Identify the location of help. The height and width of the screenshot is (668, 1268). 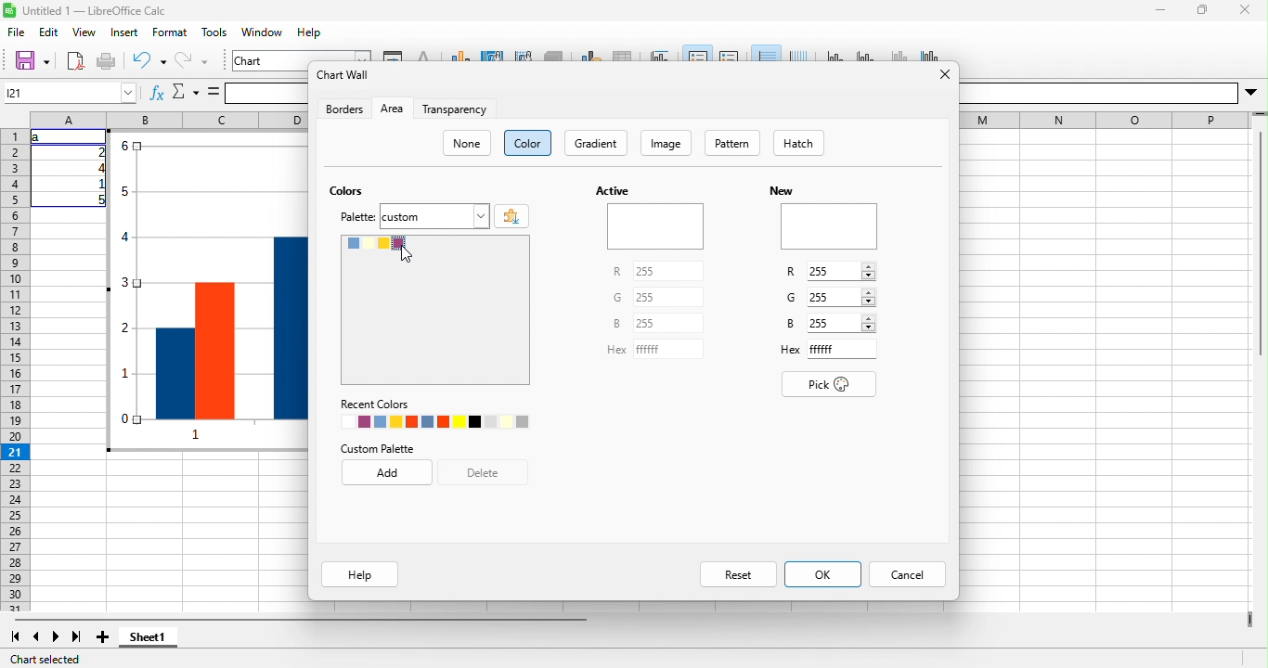
(309, 32).